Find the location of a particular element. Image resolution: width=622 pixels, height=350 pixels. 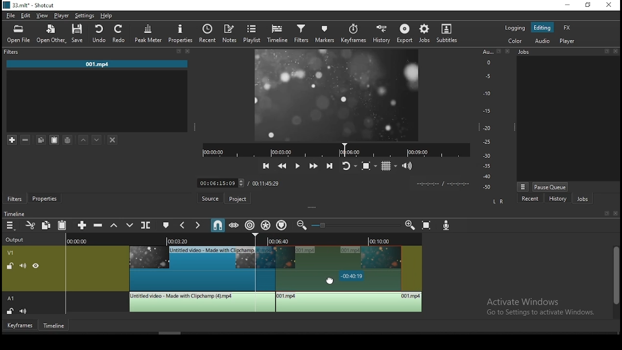

next marker is located at coordinates (197, 226).